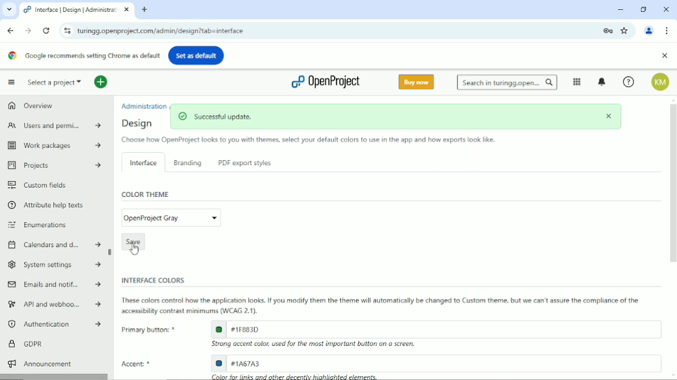 This screenshot has height=380, width=677. What do you see at coordinates (146, 329) in the screenshot?
I see `Primary button` at bounding box center [146, 329].